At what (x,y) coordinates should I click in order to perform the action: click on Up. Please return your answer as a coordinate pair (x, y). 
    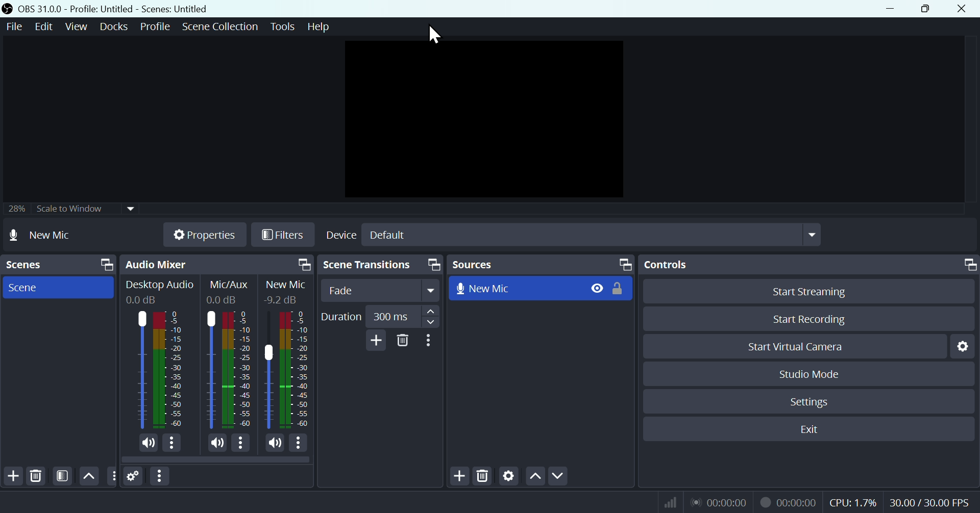
    Looking at the image, I should click on (534, 478).